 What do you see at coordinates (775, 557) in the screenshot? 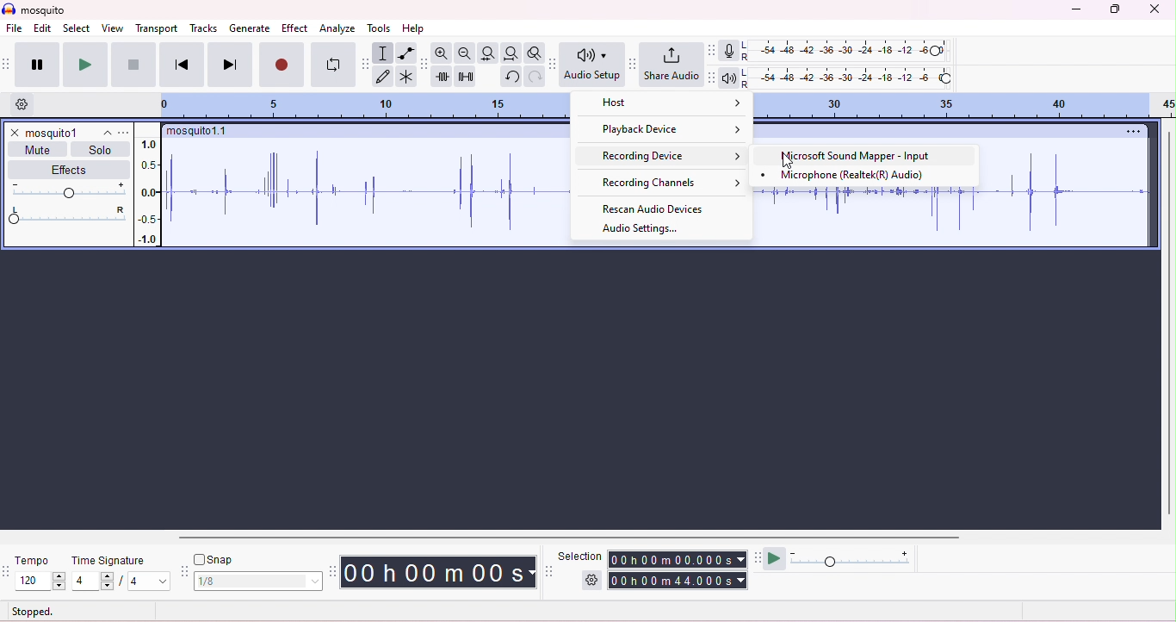
I see `play at speed/play at speed once` at bounding box center [775, 557].